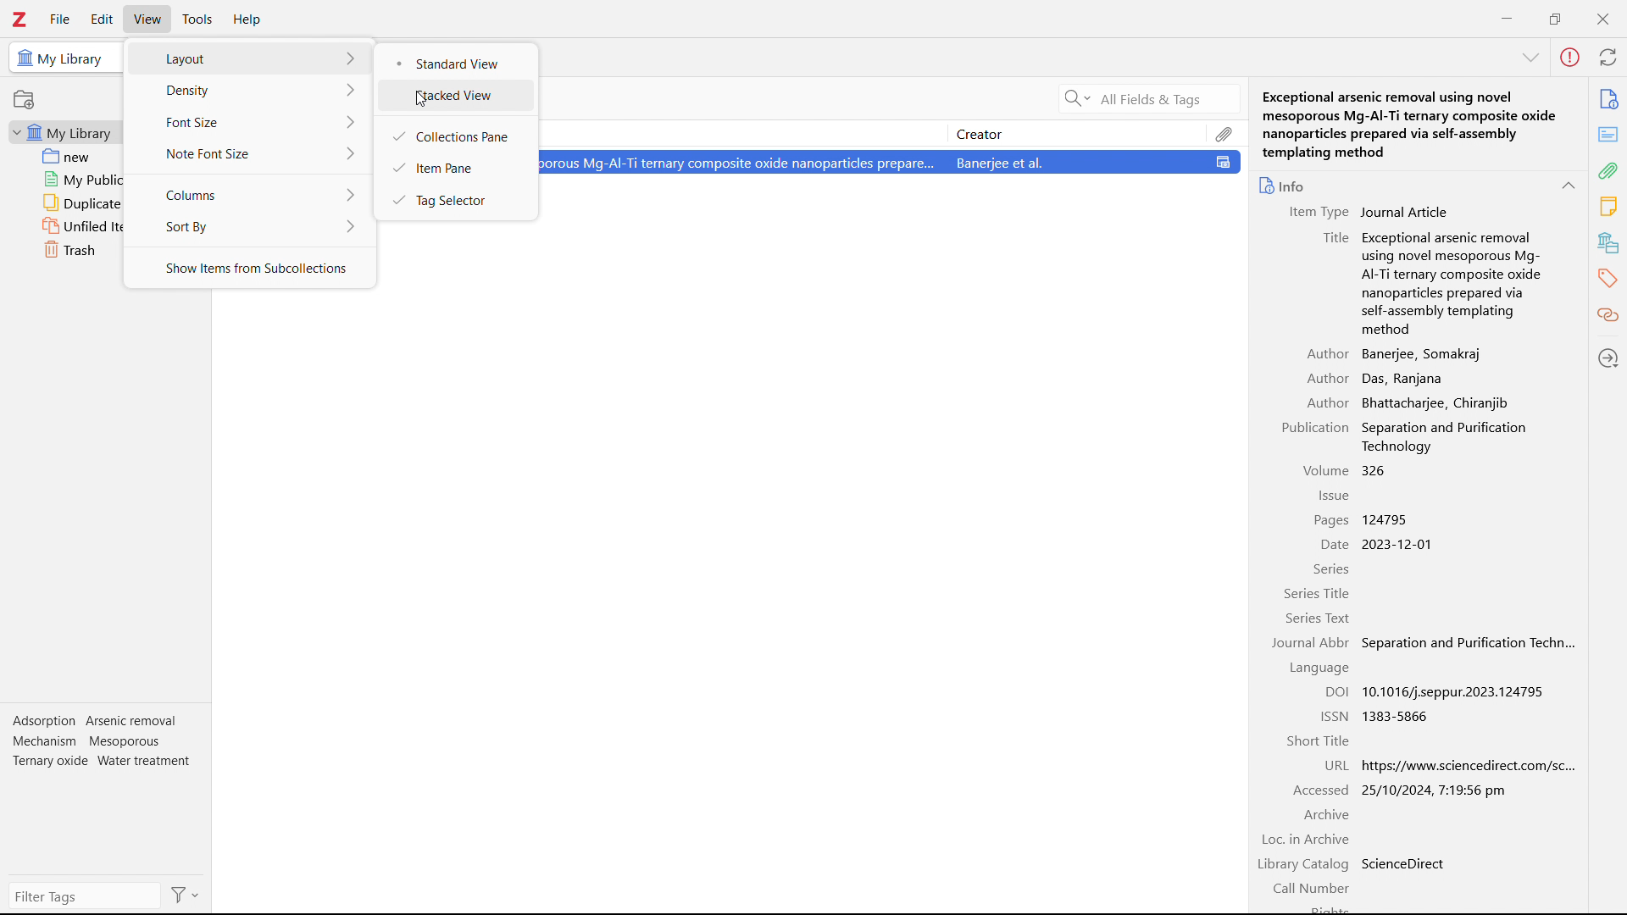 The width and height of the screenshot is (1627, 915). I want to click on help, so click(249, 19).